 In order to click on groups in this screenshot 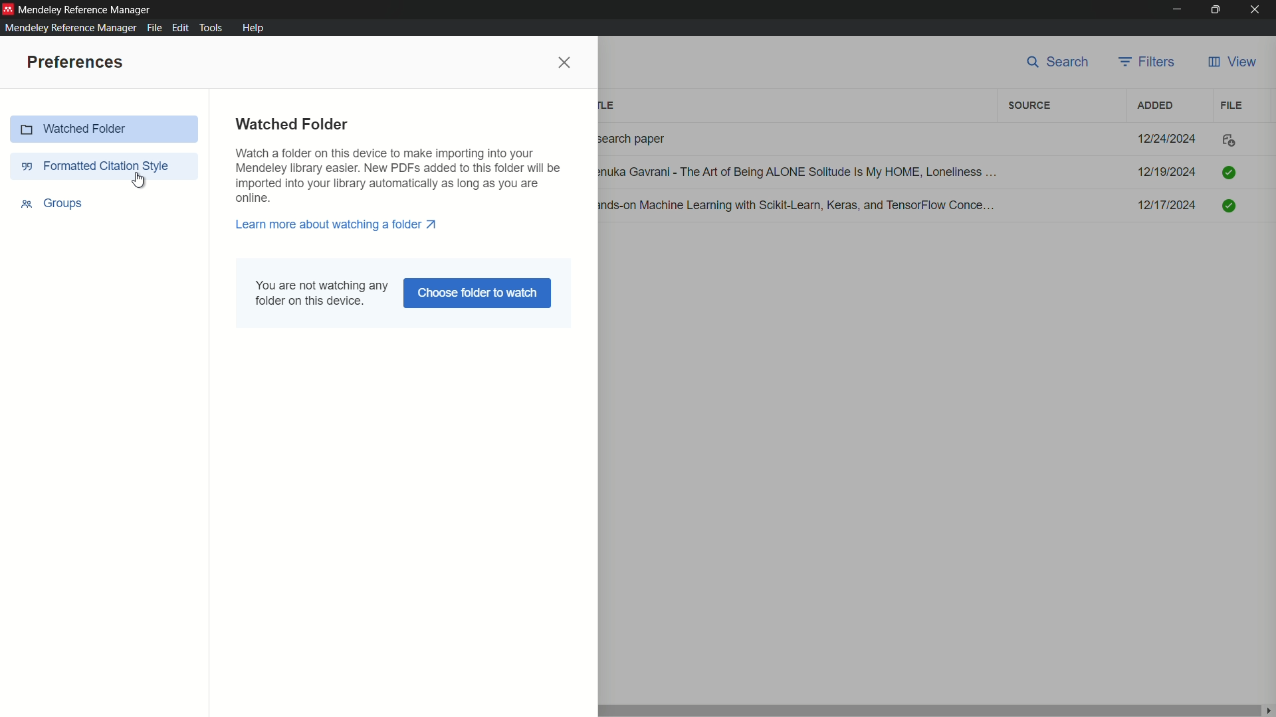, I will do `click(51, 204)`.